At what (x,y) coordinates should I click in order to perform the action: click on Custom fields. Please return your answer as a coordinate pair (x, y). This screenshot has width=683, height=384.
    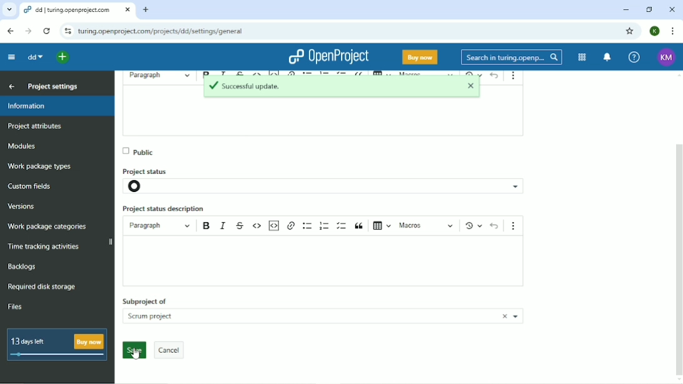
    Looking at the image, I should click on (32, 187).